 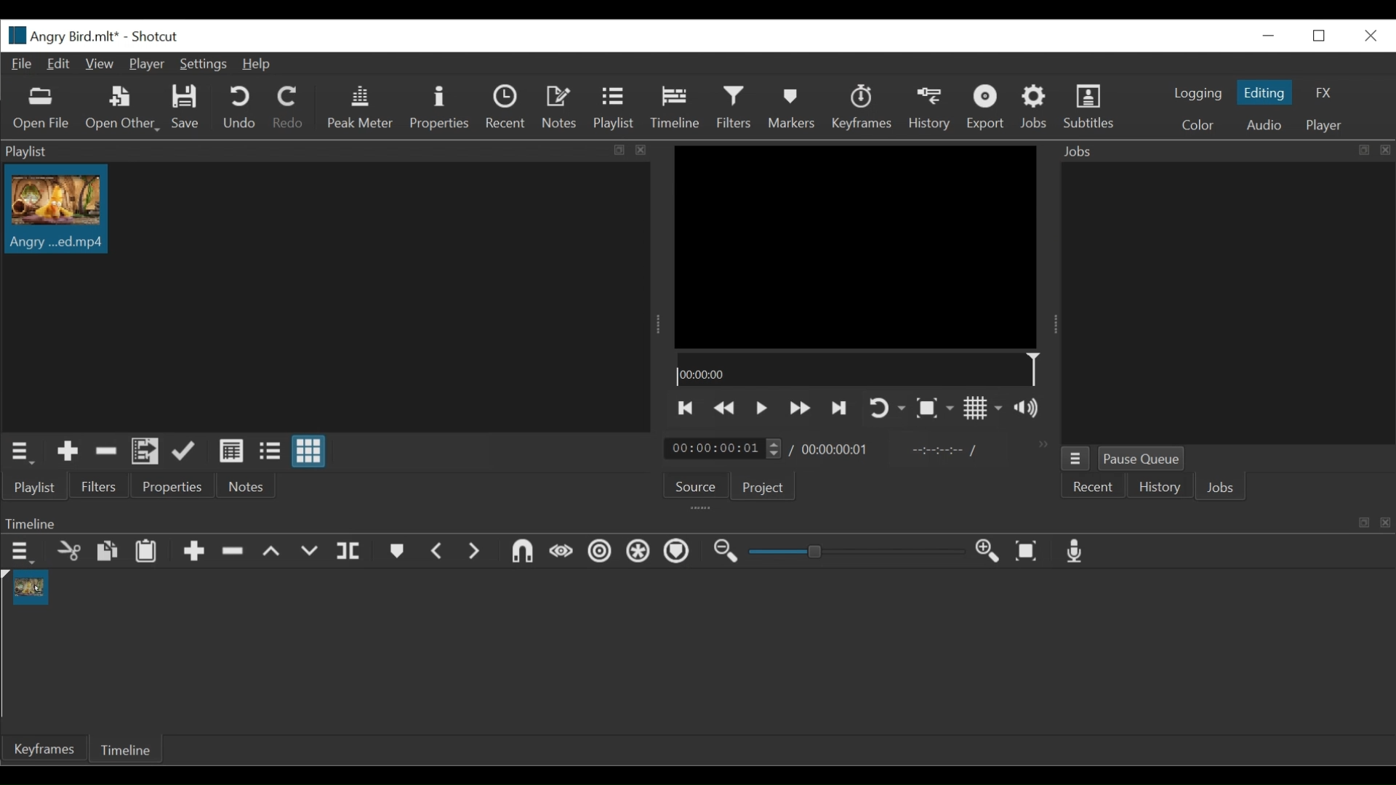 I want to click on Timeline Panel, so click(x=699, y=522).